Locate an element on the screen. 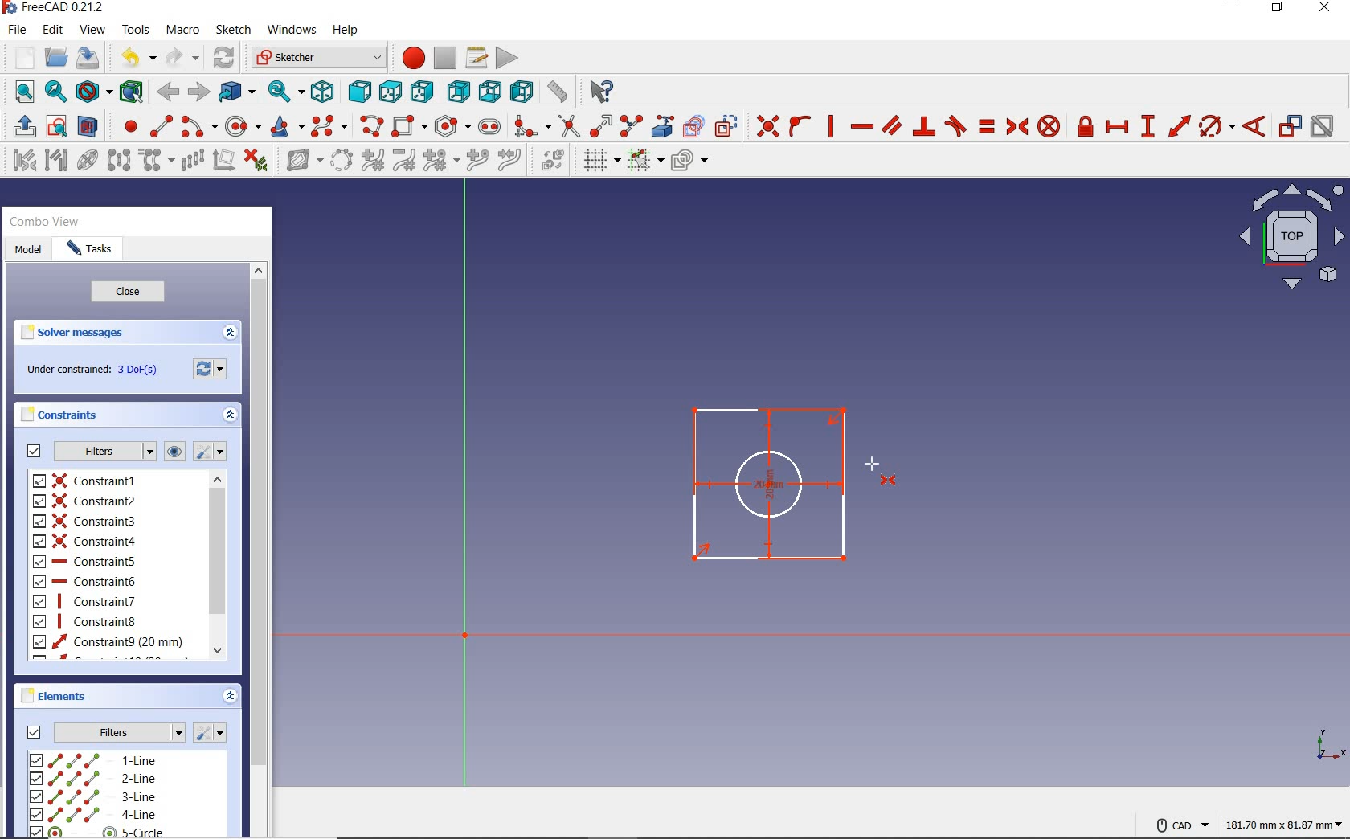  trim edge is located at coordinates (568, 126).